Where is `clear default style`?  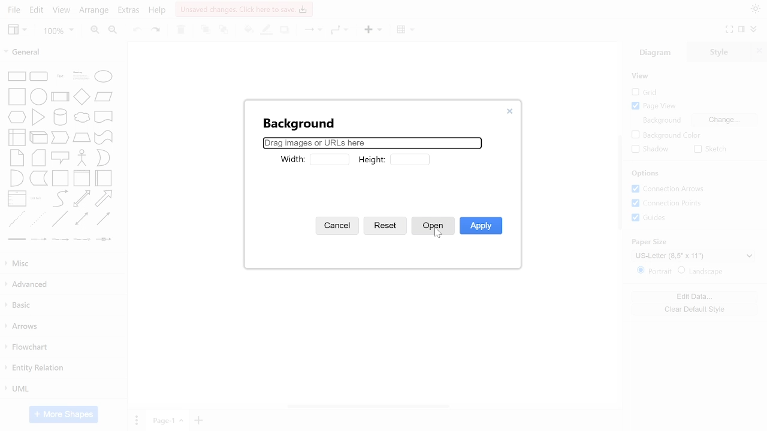 clear default style is located at coordinates (696, 308).